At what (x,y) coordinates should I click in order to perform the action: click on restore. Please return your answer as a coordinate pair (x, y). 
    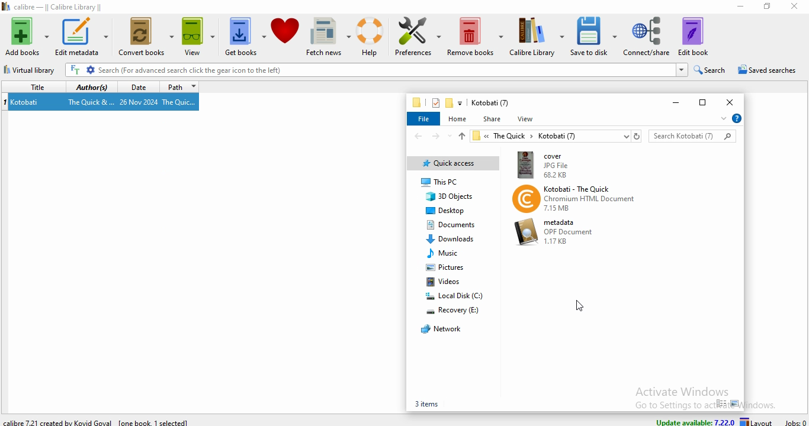
    Looking at the image, I should click on (765, 6).